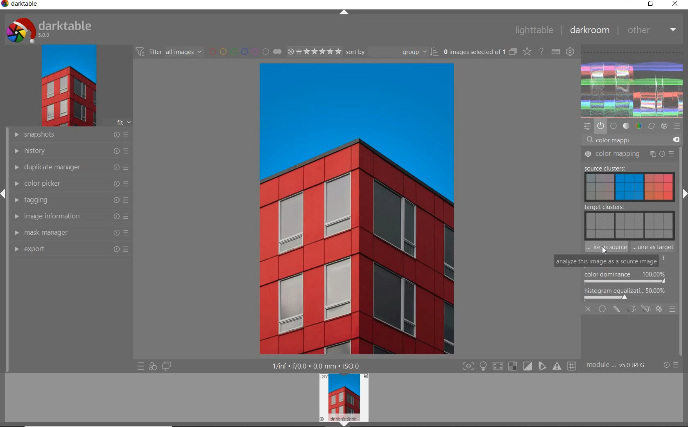  I want to click on HISTOGRAM EQUALIZER, so click(626, 293).